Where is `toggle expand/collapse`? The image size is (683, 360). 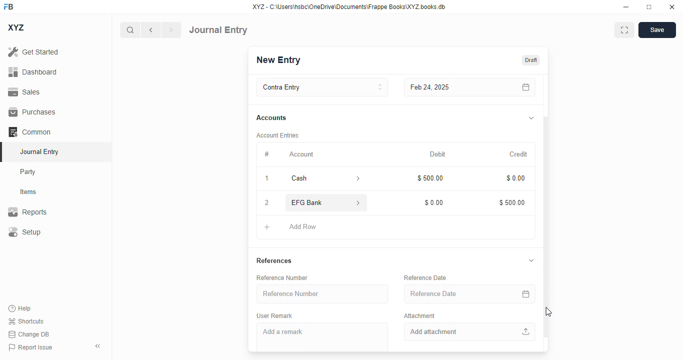
toggle expand/collapse is located at coordinates (532, 261).